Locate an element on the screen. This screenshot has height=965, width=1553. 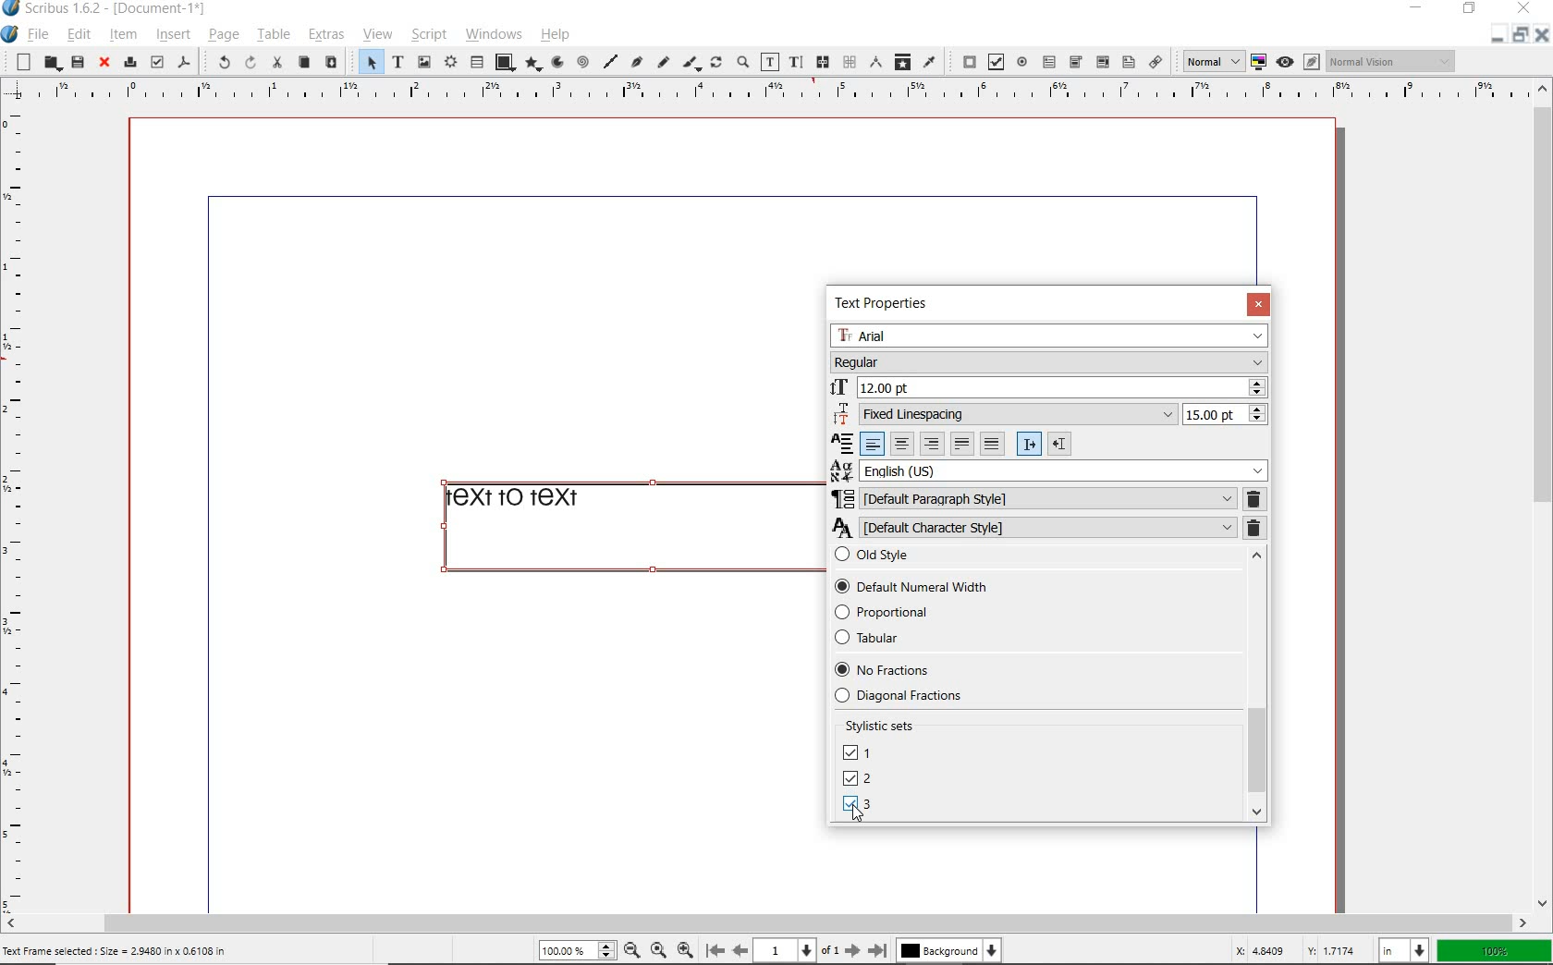
line is located at coordinates (609, 61).